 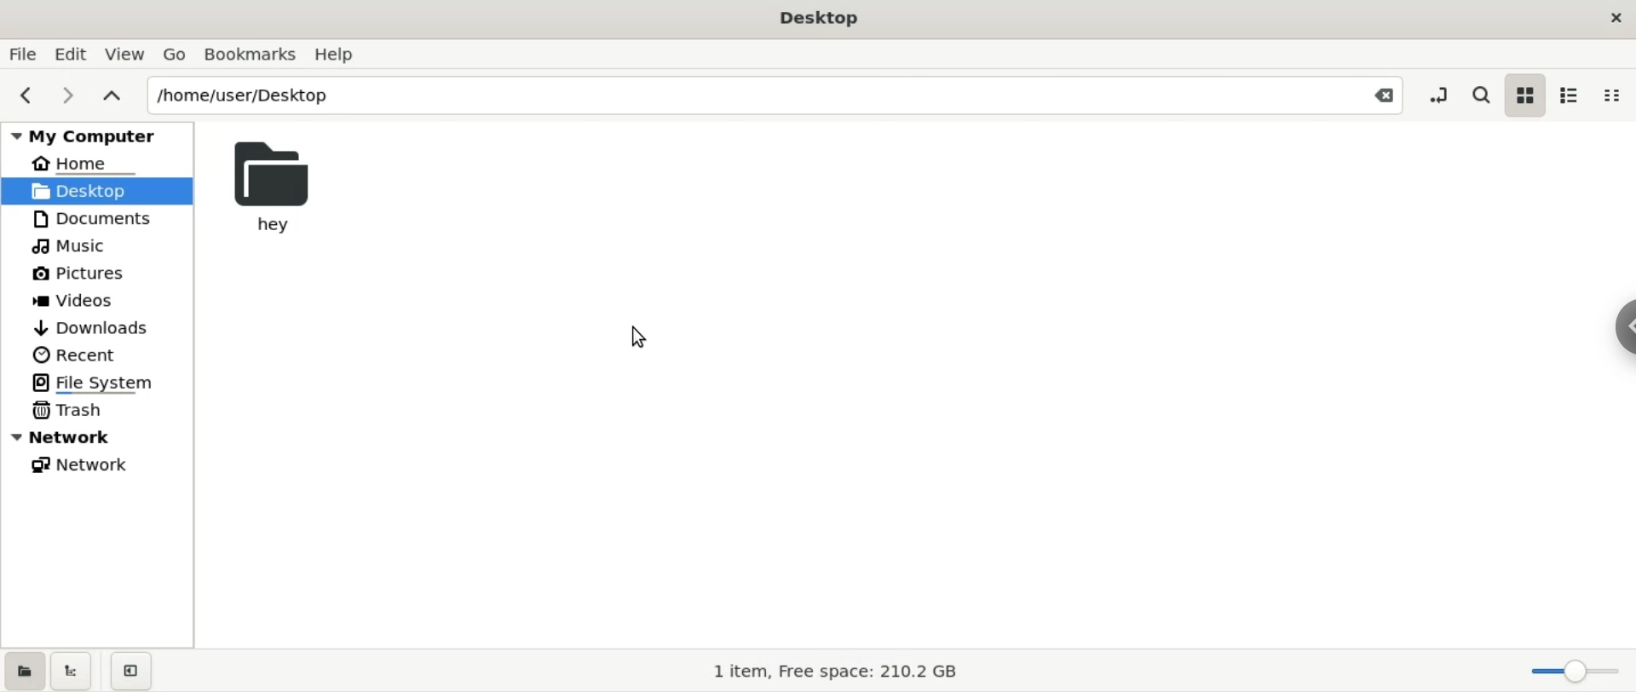 What do you see at coordinates (95, 134) in the screenshot?
I see `my computer` at bounding box center [95, 134].